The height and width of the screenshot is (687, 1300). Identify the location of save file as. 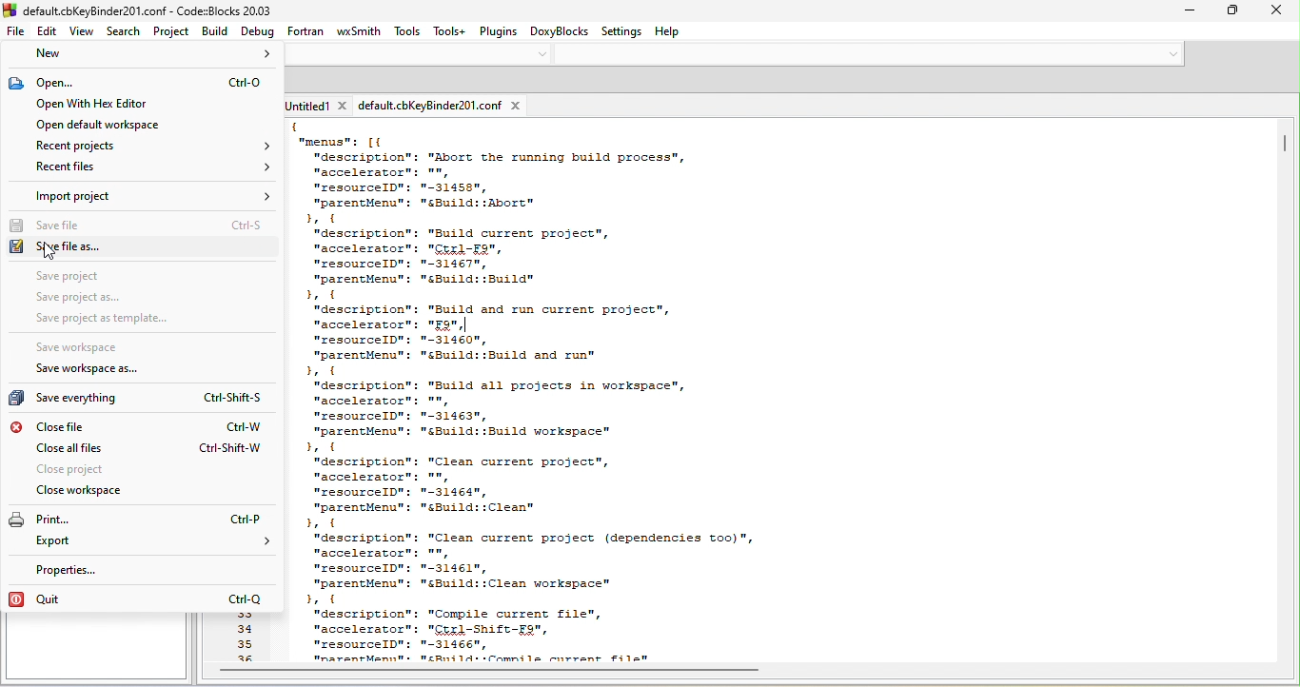
(97, 247).